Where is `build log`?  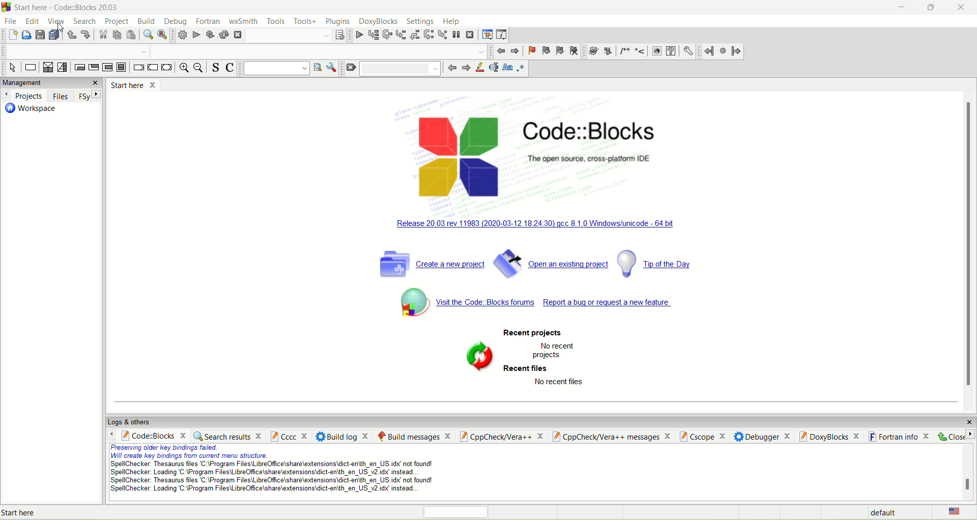 build log is located at coordinates (343, 436).